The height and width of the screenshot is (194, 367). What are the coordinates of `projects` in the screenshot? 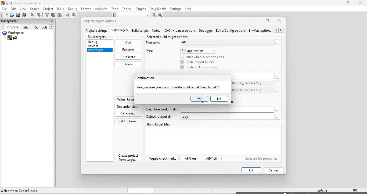 It's located at (10, 27).